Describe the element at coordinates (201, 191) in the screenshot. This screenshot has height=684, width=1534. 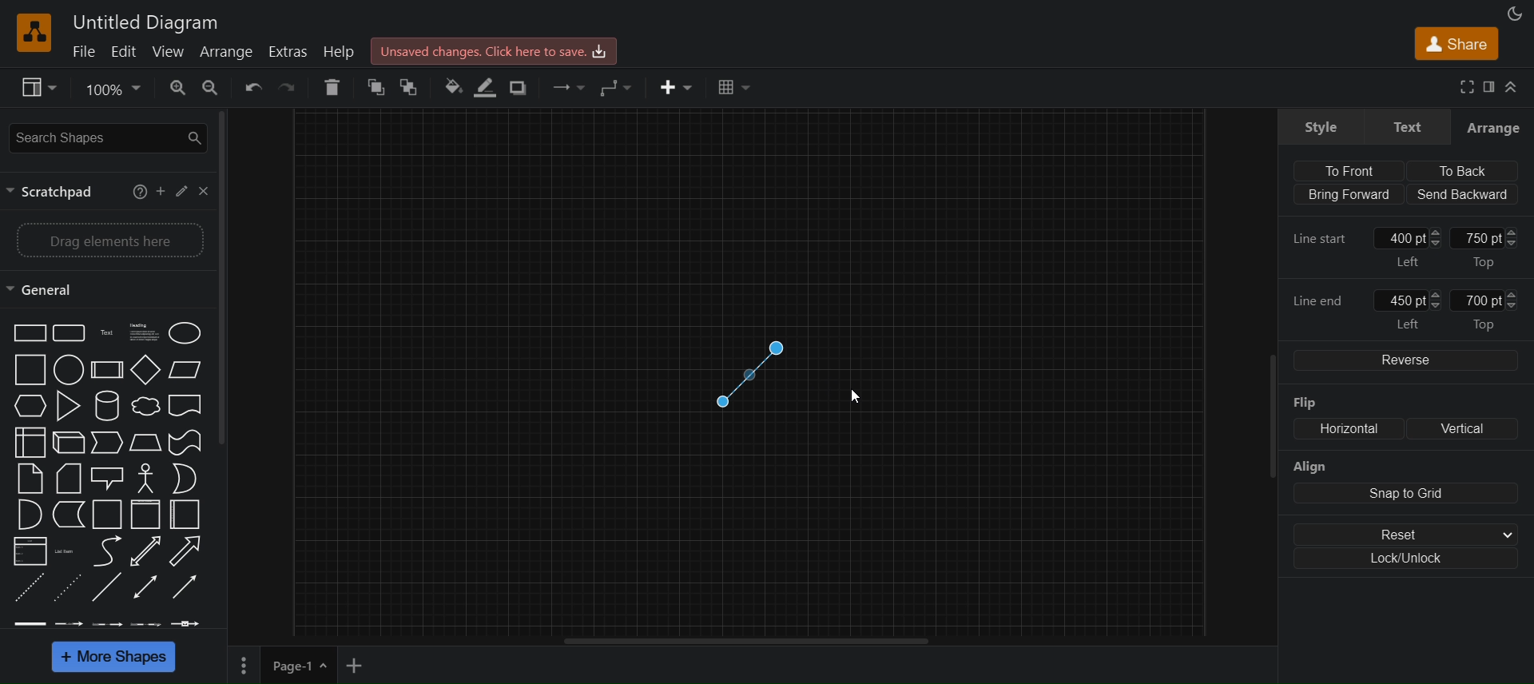
I see `close` at that location.